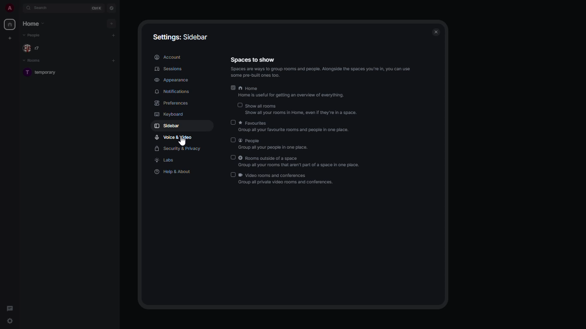 This screenshot has height=329, width=586. What do you see at coordinates (173, 138) in the screenshot?
I see `voice & video` at bounding box center [173, 138].